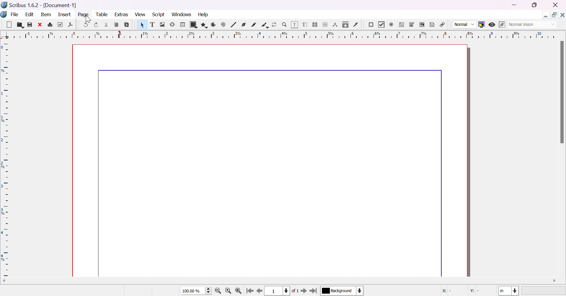  I want to click on zoom to 100%, so click(228, 290).